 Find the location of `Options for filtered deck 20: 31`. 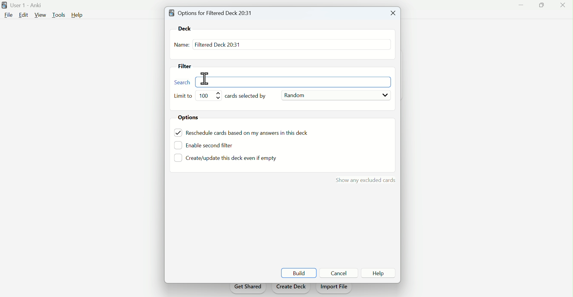

Options for filtered deck 20: 31 is located at coordinates (212, 13).